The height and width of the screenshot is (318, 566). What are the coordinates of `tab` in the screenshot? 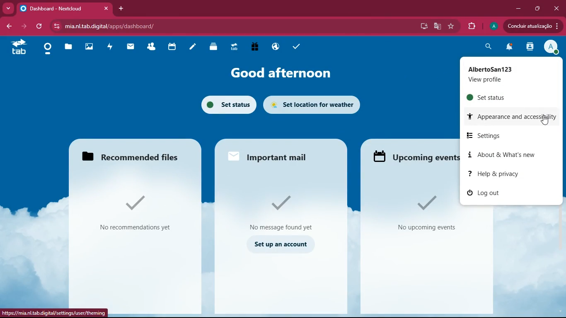 It's located at (58, 9).